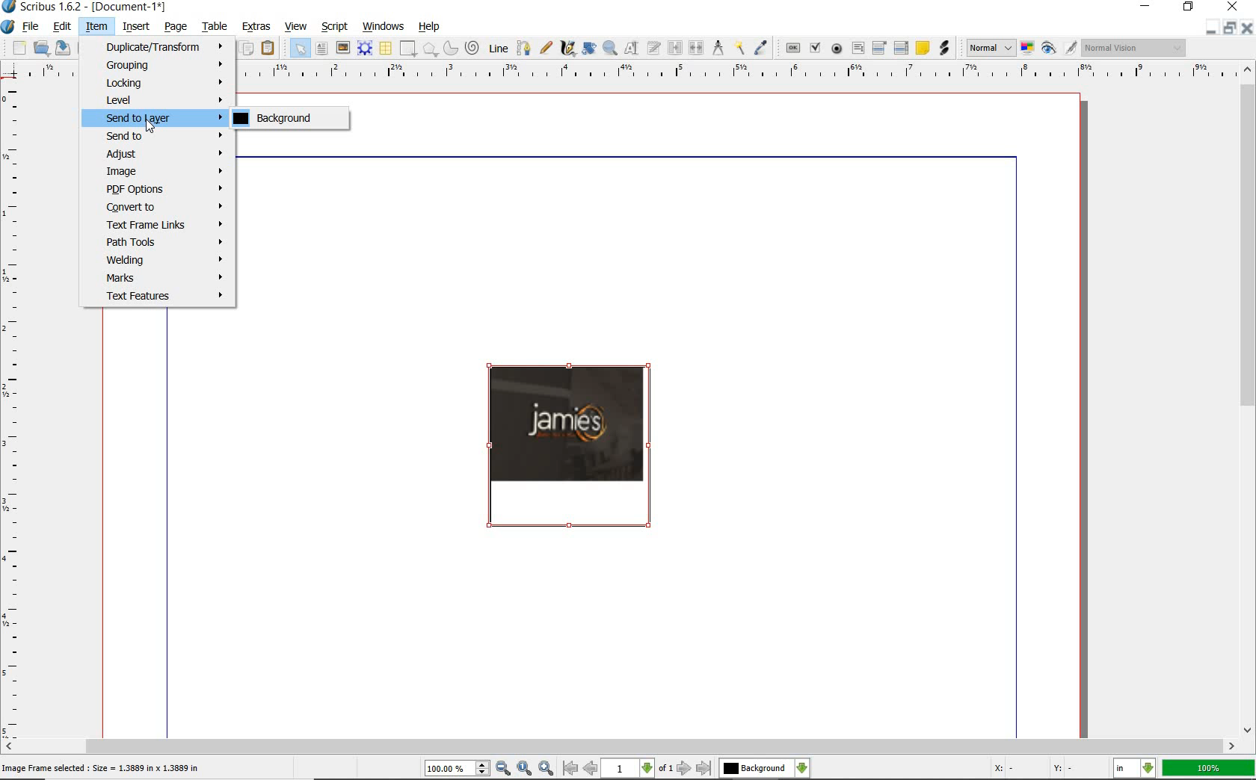 This screenshot has width=1256, height=780. Describe the element at coordinates (387, 49) in the screenshot. I see `table` at that location.